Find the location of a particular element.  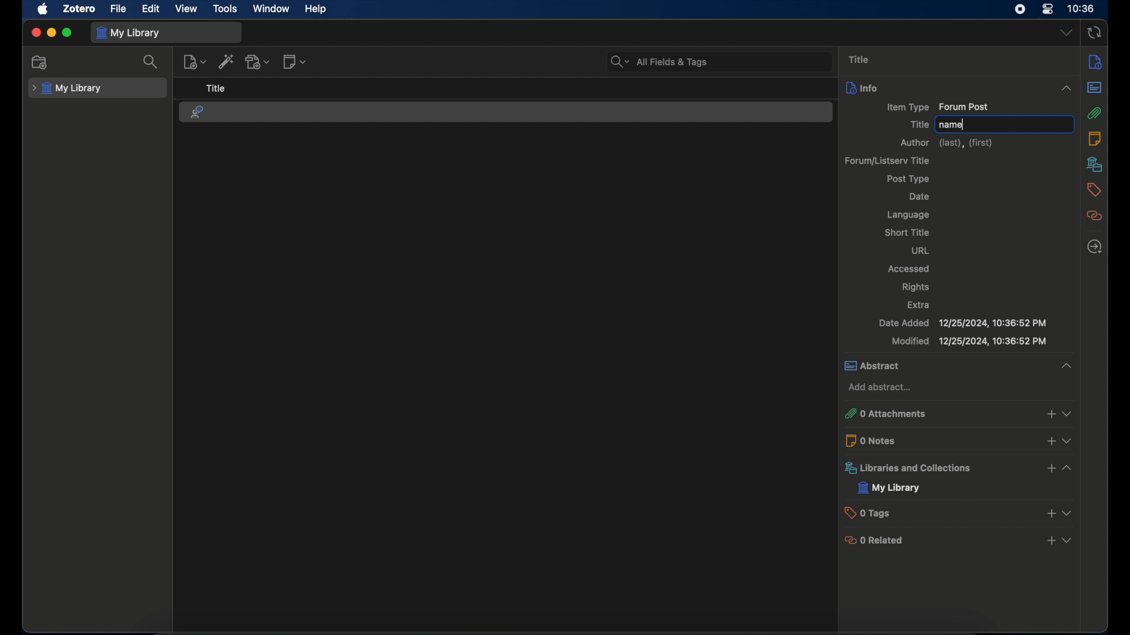

info is located at coordinates (1095, 63).